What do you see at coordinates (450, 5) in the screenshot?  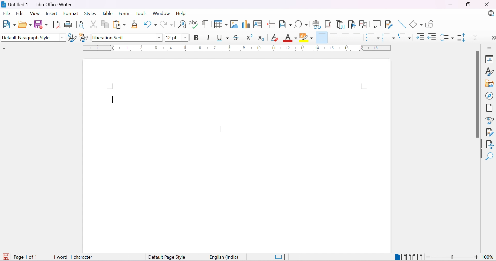 I see `Minimize` at bounding box center [450, 5].